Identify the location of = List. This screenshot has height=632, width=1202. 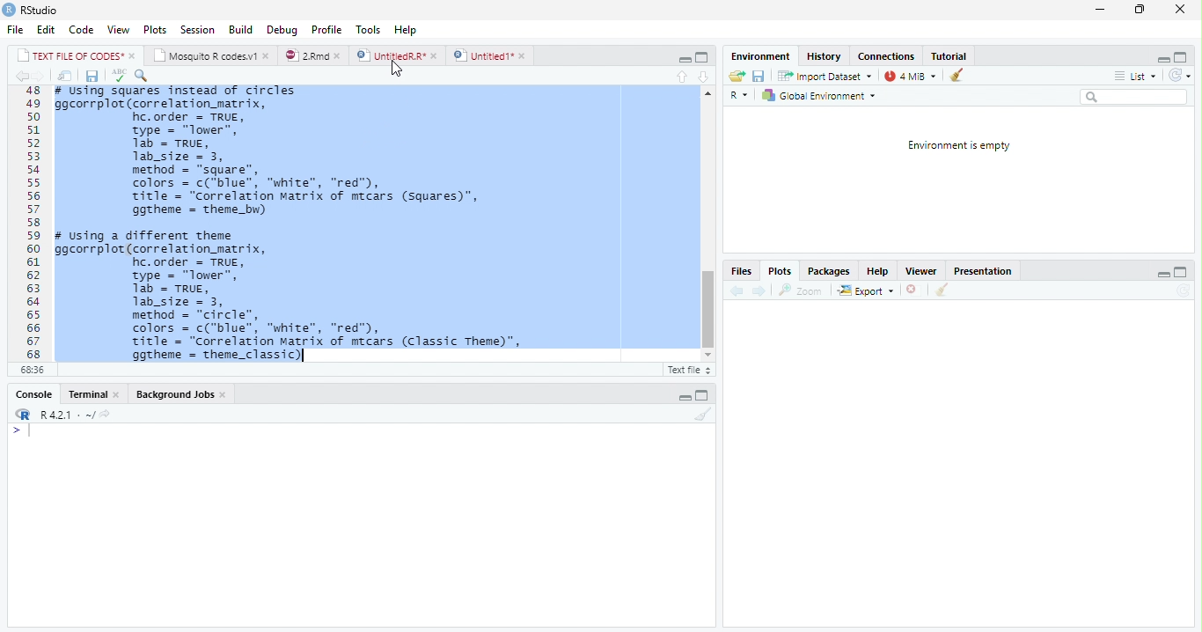
(1137, 77).